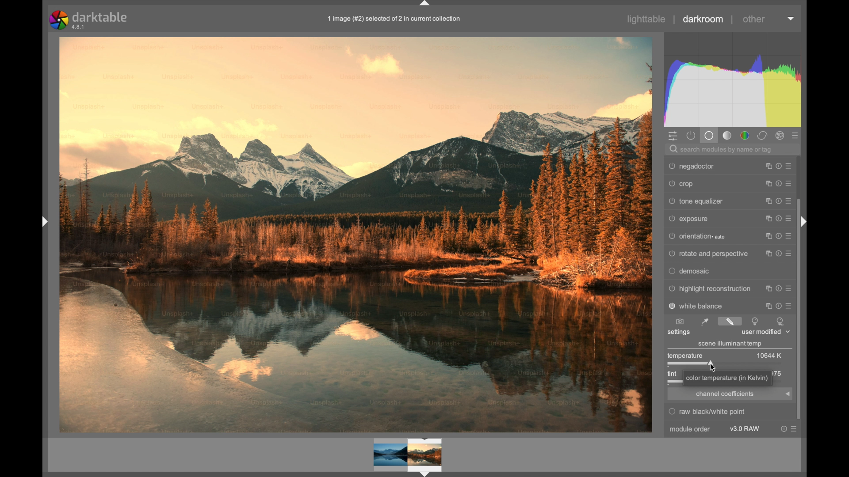 This screenshot has width=849, height=477. I want to click on arrow, so click(788, 394).